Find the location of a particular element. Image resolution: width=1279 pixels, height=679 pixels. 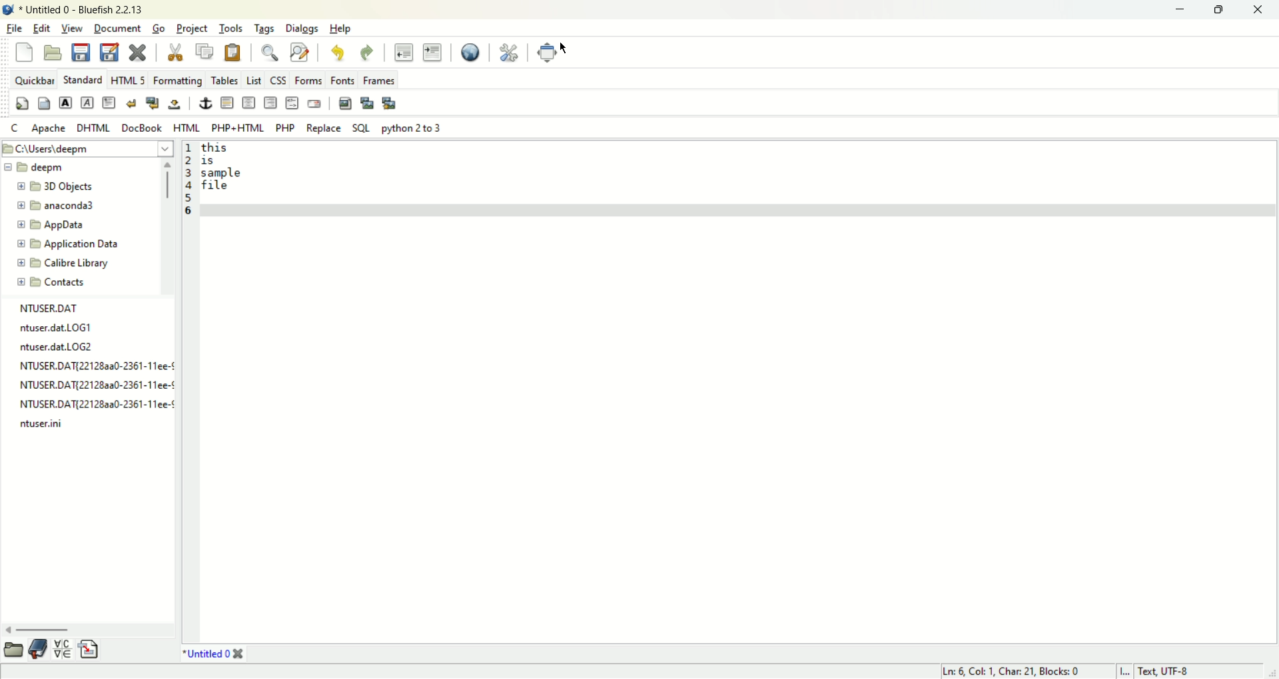

insert thumbnail is located at coordinates (366, 102).